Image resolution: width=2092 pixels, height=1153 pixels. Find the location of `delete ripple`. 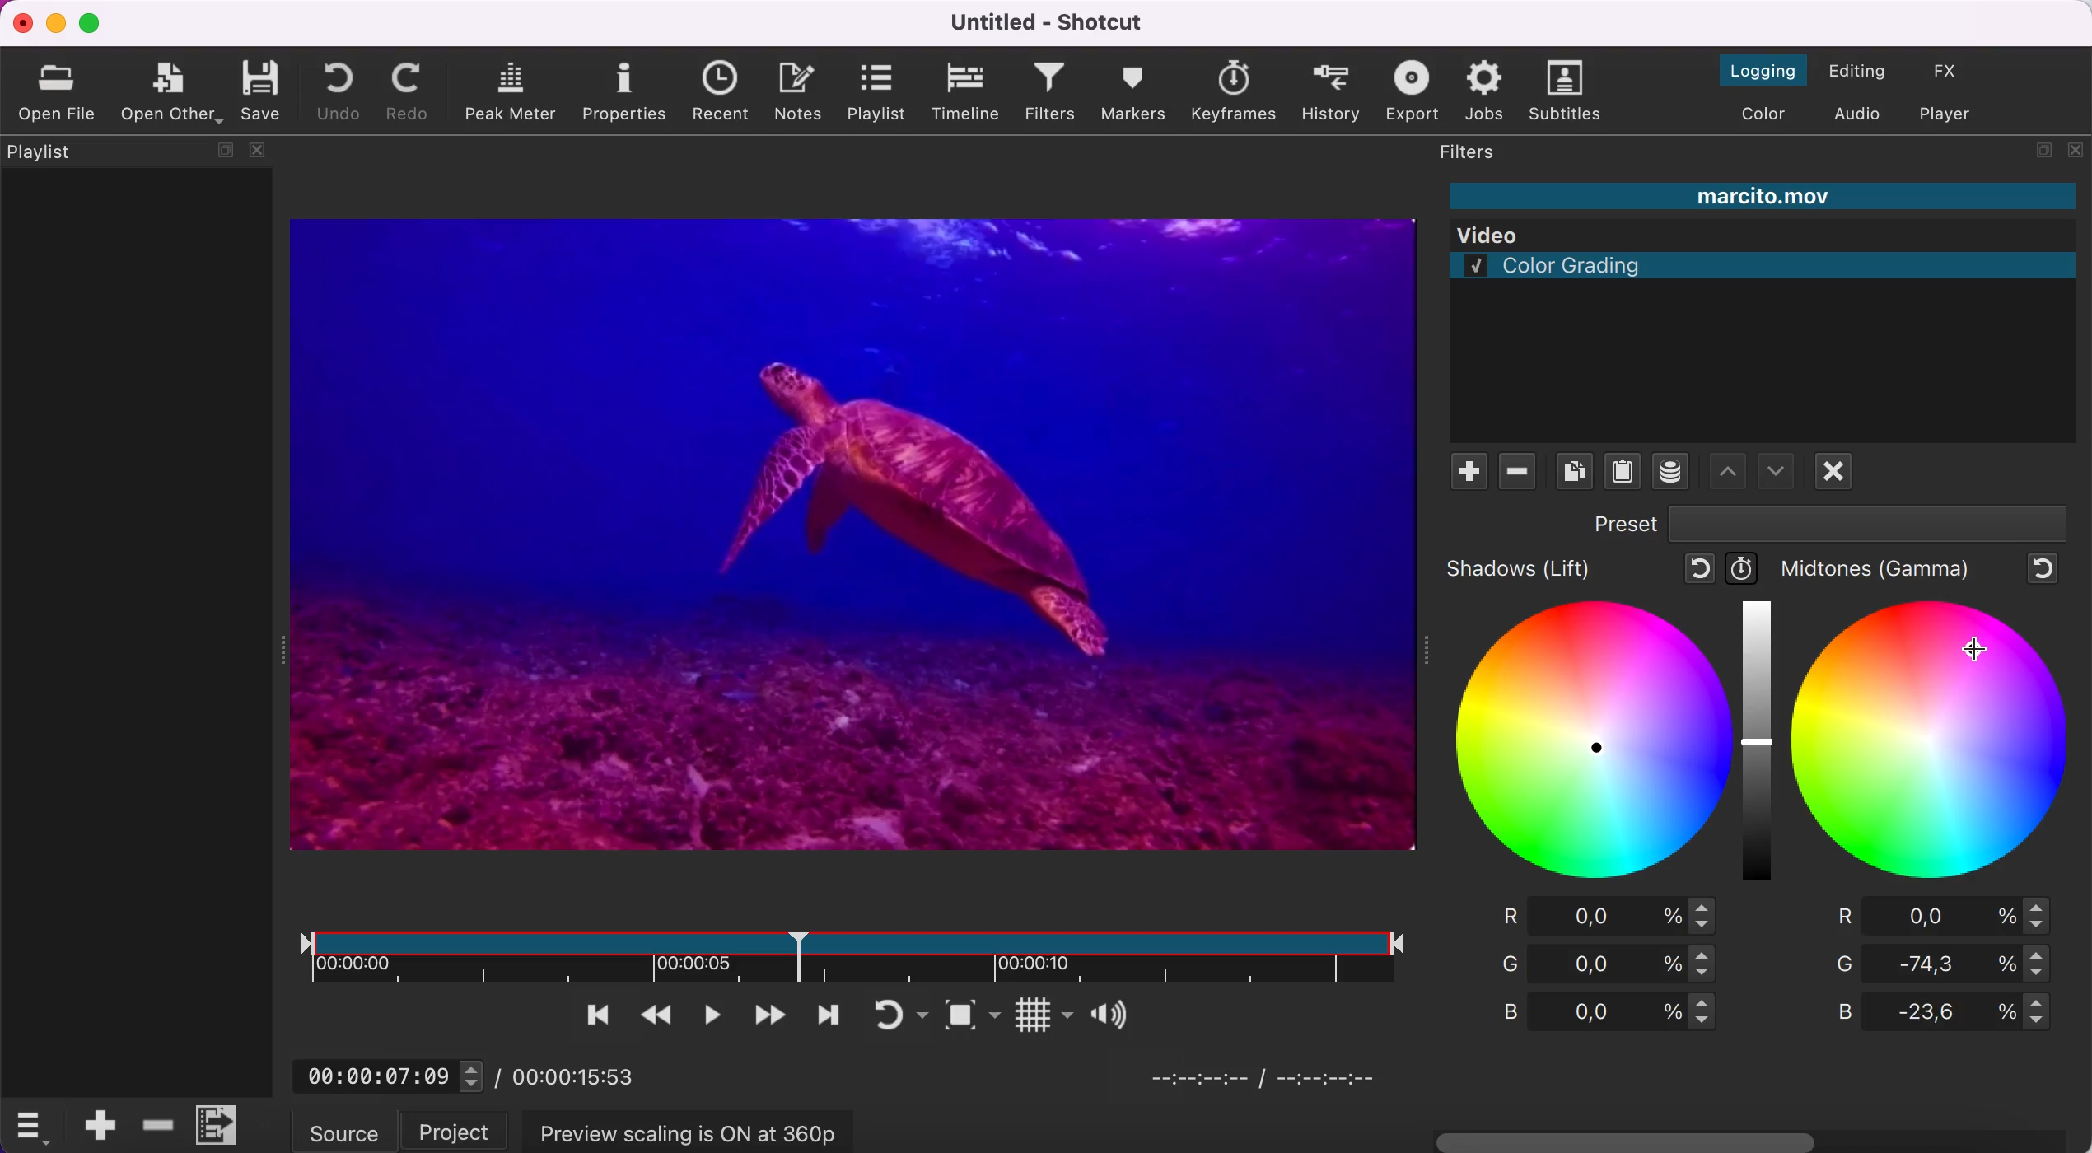

delete ripple is located at coordinates (156, 1127).